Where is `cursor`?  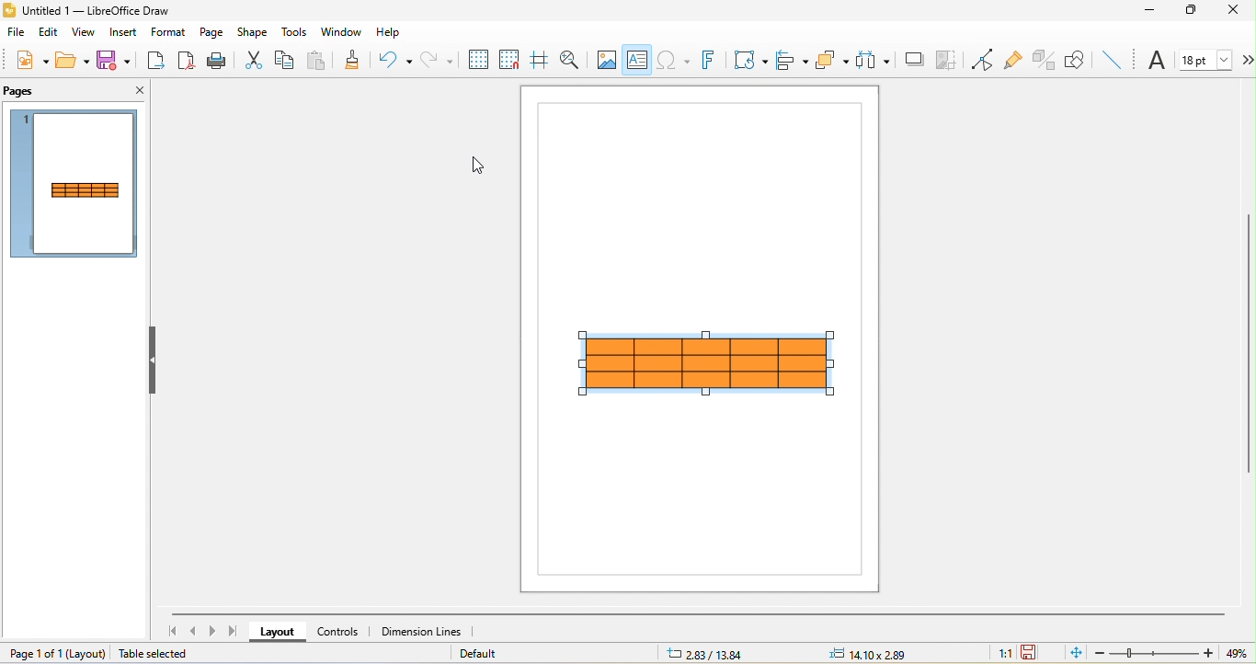 cursor is located at coordinates (484, 165).